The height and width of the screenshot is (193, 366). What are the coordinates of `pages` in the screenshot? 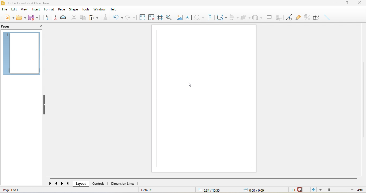 It's located at (12, 27).